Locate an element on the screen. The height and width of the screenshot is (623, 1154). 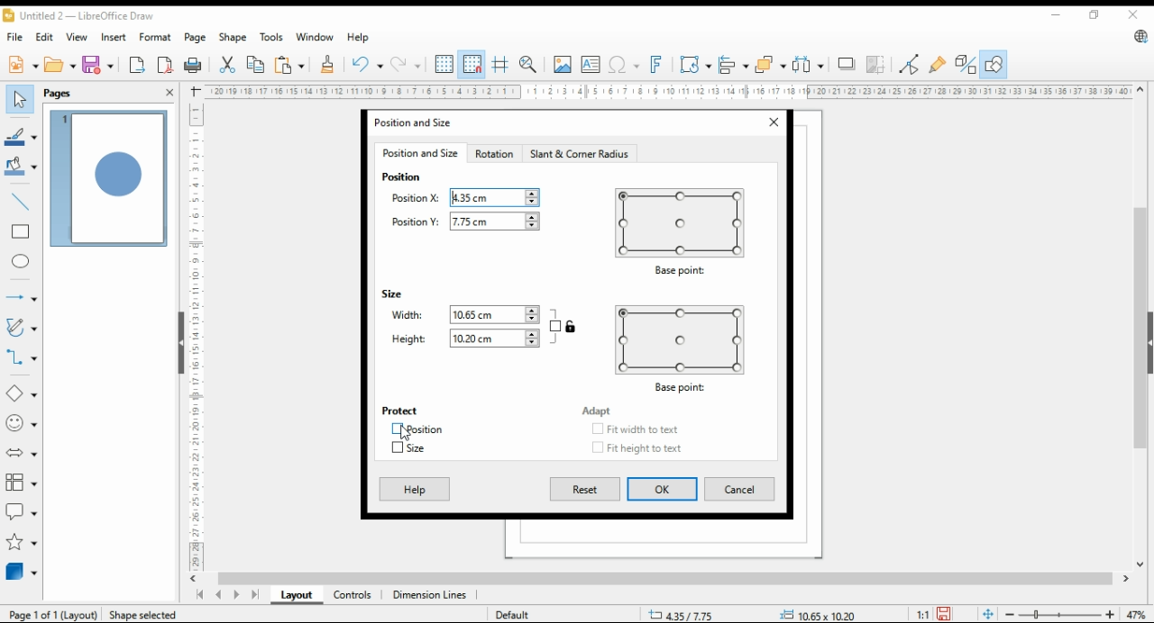
crop is located at coordinates (876, 65).